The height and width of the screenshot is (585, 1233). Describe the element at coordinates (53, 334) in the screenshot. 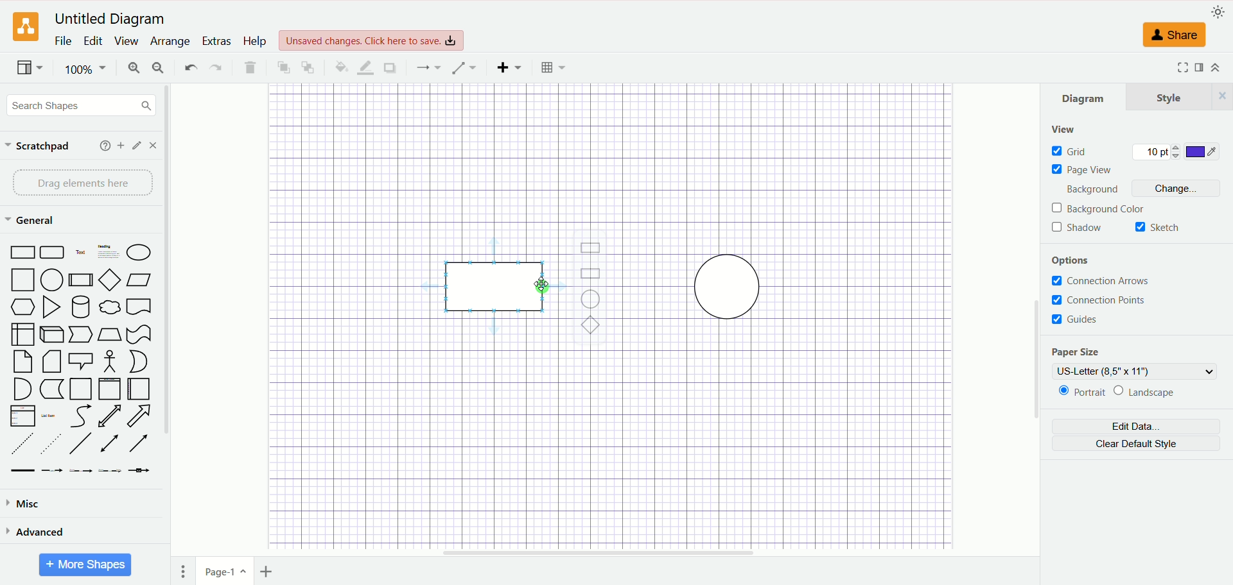

I see `Cuboid` at that location.